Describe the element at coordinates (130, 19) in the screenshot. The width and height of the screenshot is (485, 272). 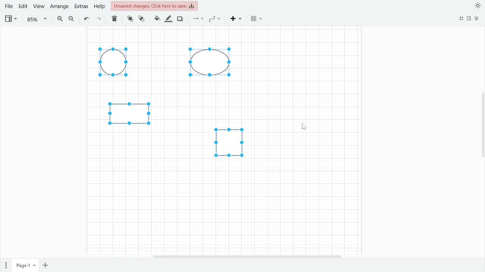
I see `To front` at that location.